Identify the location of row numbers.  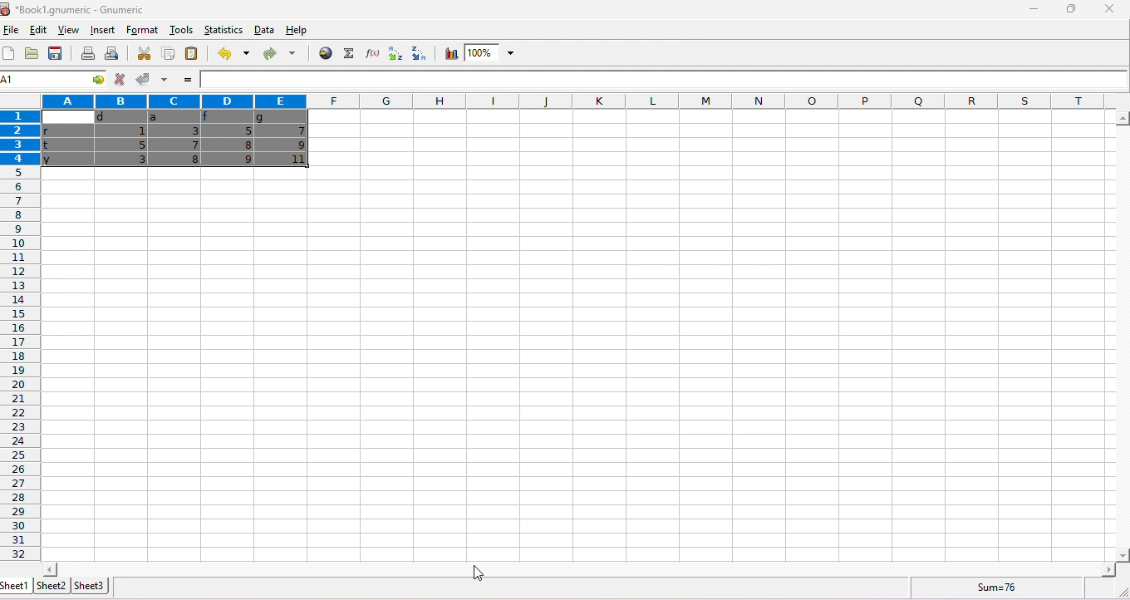
(18, 336).